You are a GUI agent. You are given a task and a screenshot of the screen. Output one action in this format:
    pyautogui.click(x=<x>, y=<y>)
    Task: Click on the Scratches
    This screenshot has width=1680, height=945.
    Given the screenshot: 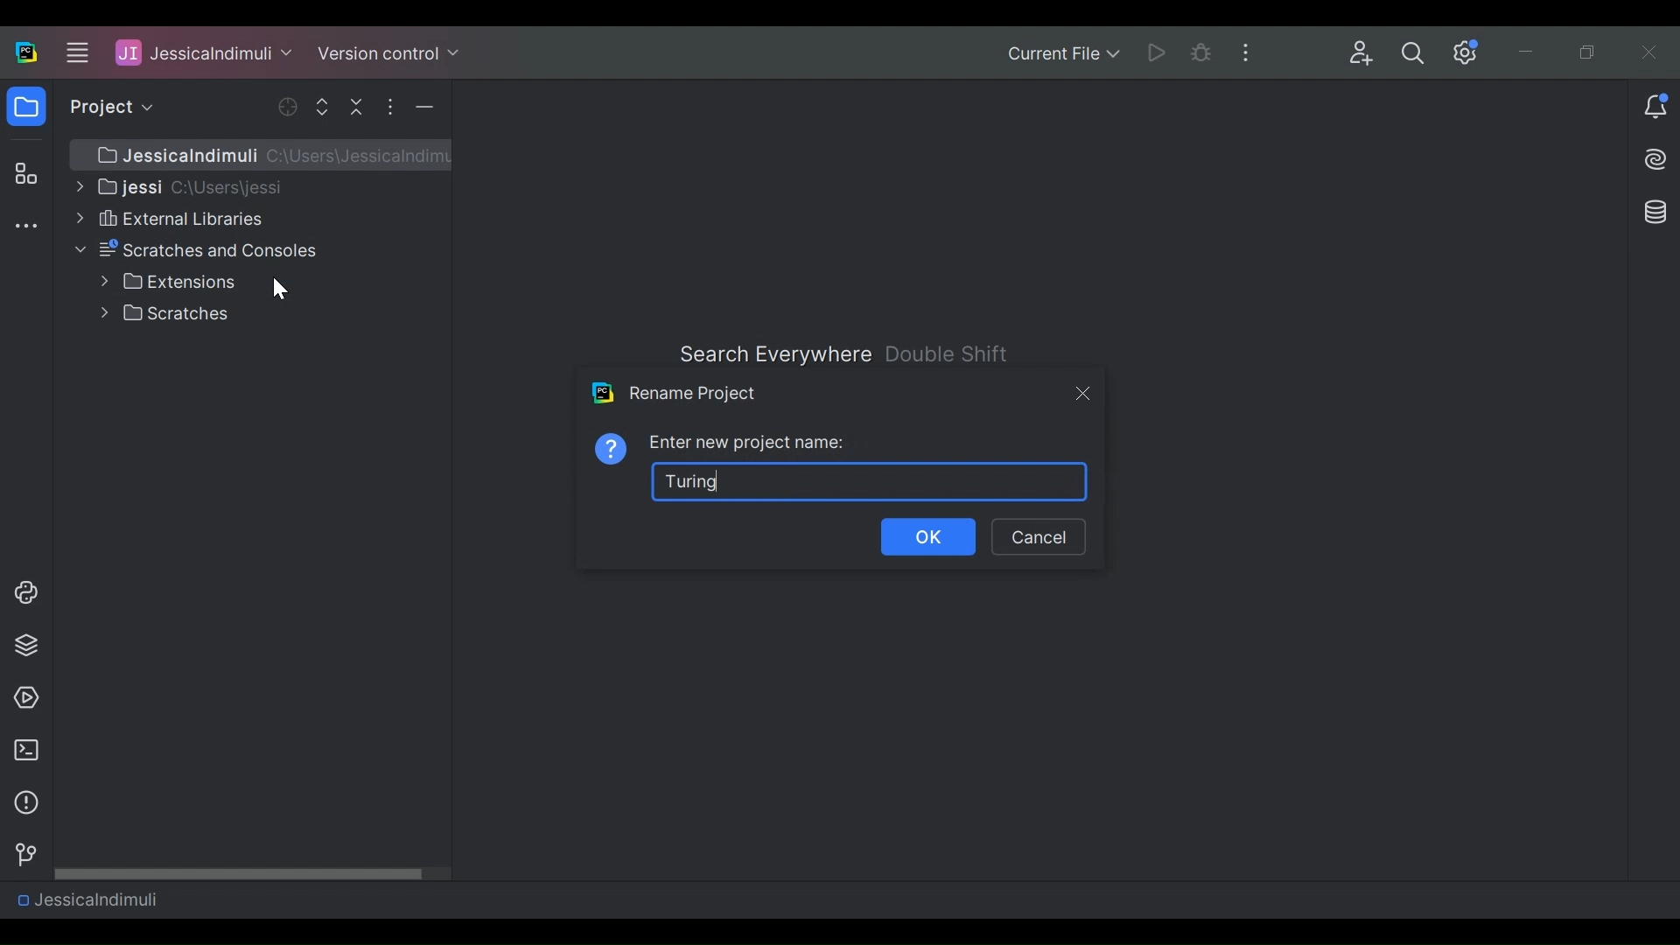 What is the action you would take?
    pyautogui.click(x=169, y=313)
    